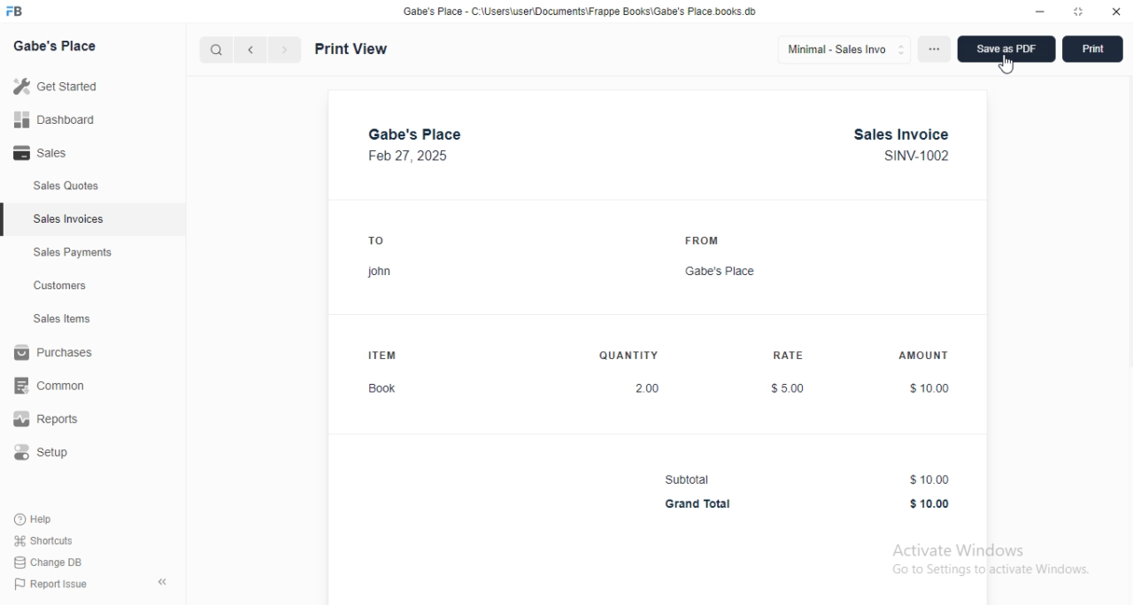  What do you see at coordinates (73, 252) in the screenshot?
I see `sales payments` at bounding box center [73, 252].